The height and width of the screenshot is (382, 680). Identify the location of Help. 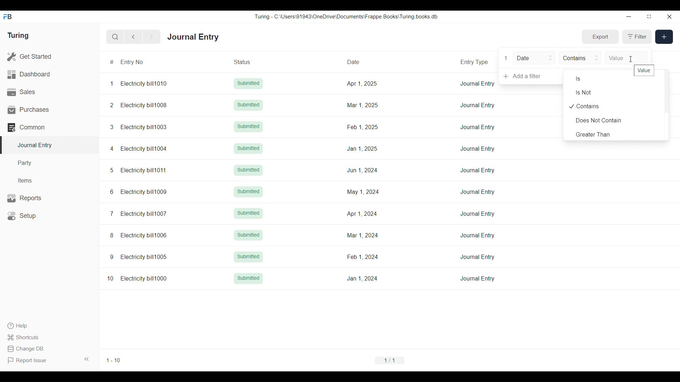
(27, 326).